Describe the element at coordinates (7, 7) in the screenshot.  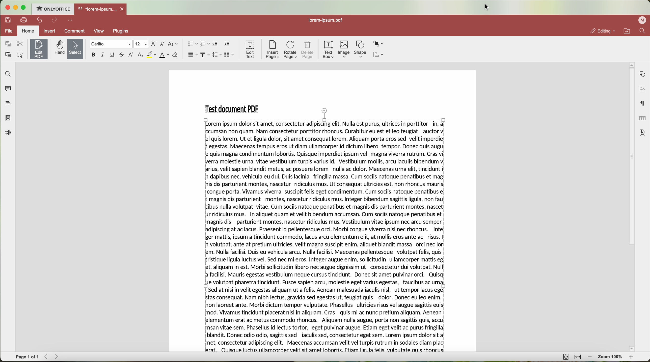
I see `close program` at that location.